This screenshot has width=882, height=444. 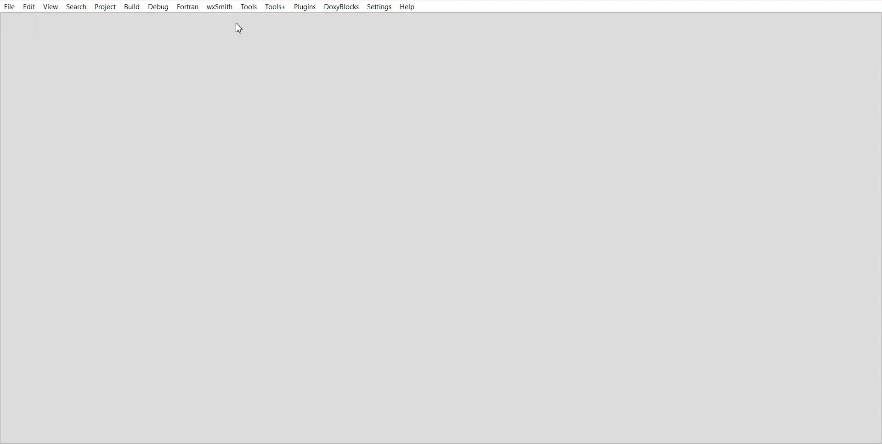 I want to click on Debug, so click(x=159, y=7).